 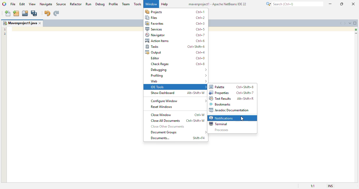 What do you see at coordinates (100, 4) in the screenshot?
I see `debug` at bounding box center [100, 4].